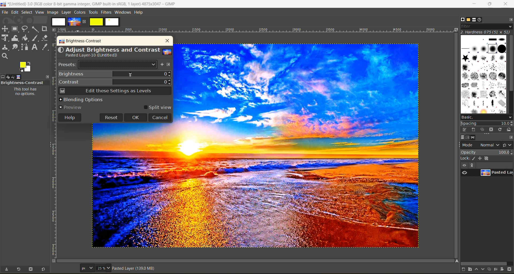 This screenshot has width=514, height=274. What do you see at coordinates (16, 13) in the screenshot?
I see `edit` at bounding box center [16, 13].